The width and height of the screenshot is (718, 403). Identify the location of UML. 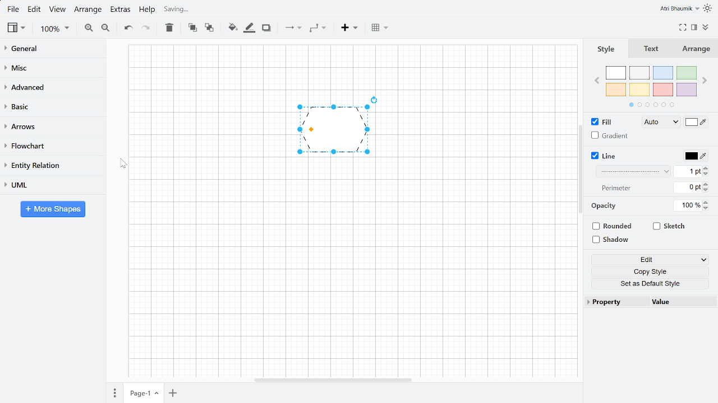
(50, 185).